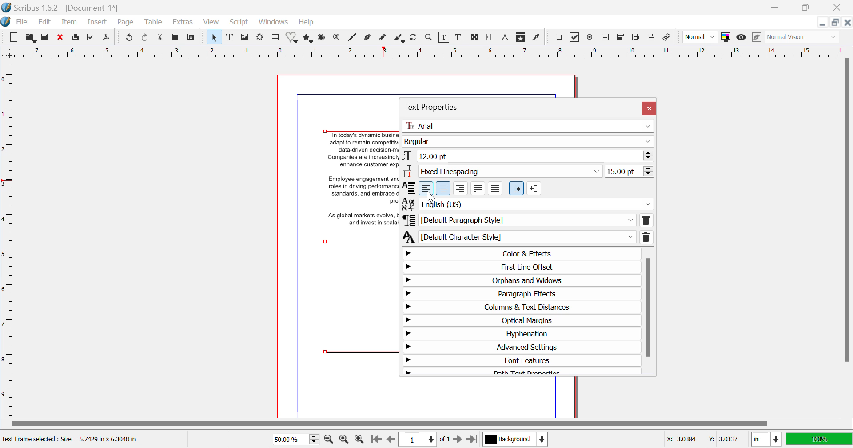 The image size is (853, 448). What do you see at coordinates (415, 38) in the screenshot?
I see `Refresh` at bounding box center [415, 38].